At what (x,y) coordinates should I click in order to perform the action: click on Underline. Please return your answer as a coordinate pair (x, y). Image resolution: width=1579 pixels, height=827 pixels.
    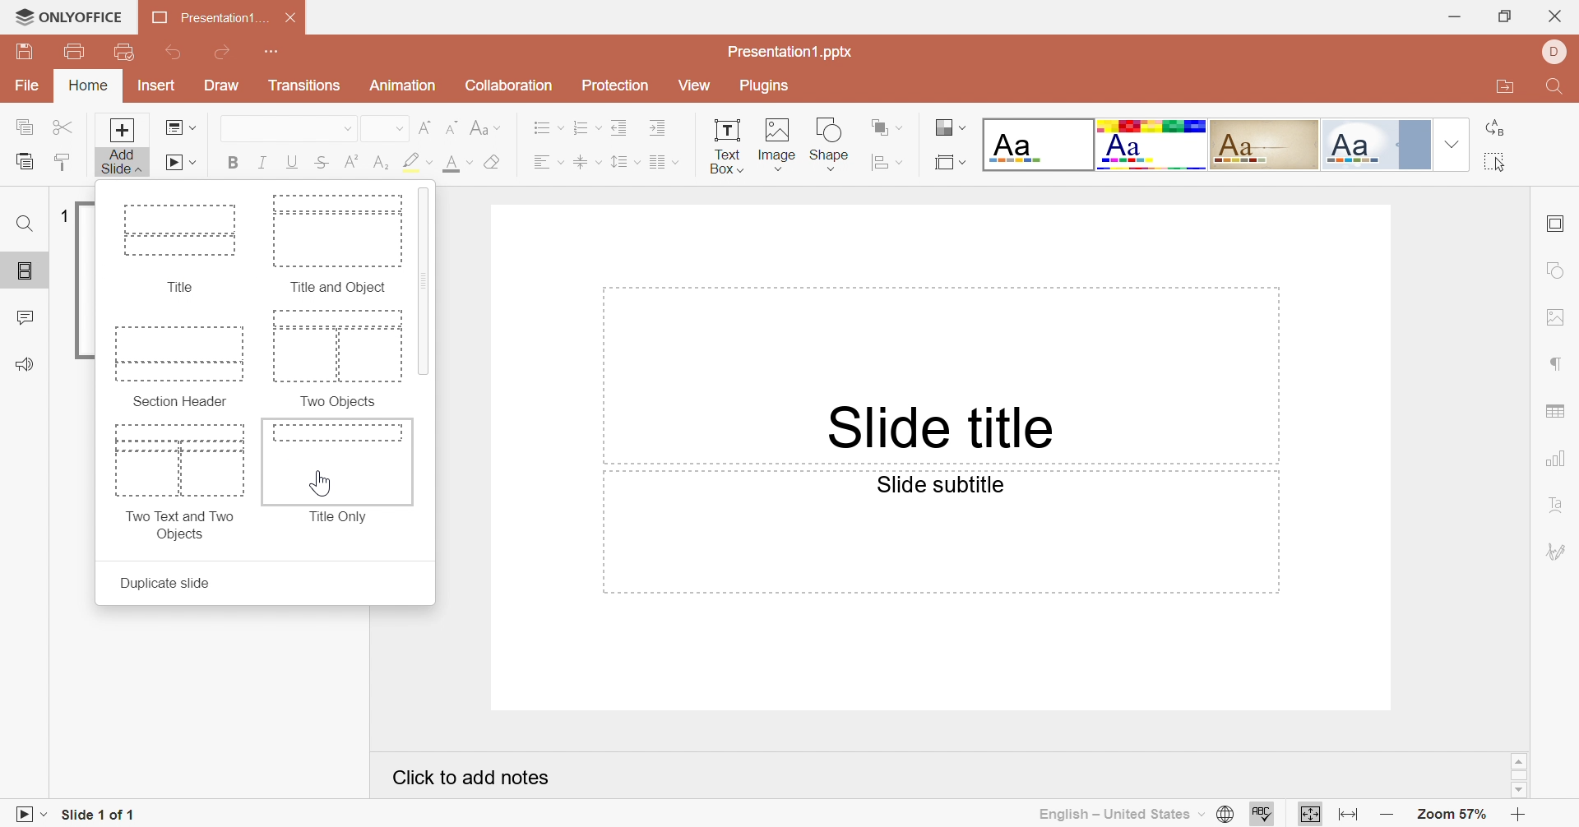
    Looking at the image, I should click on (291, 162).